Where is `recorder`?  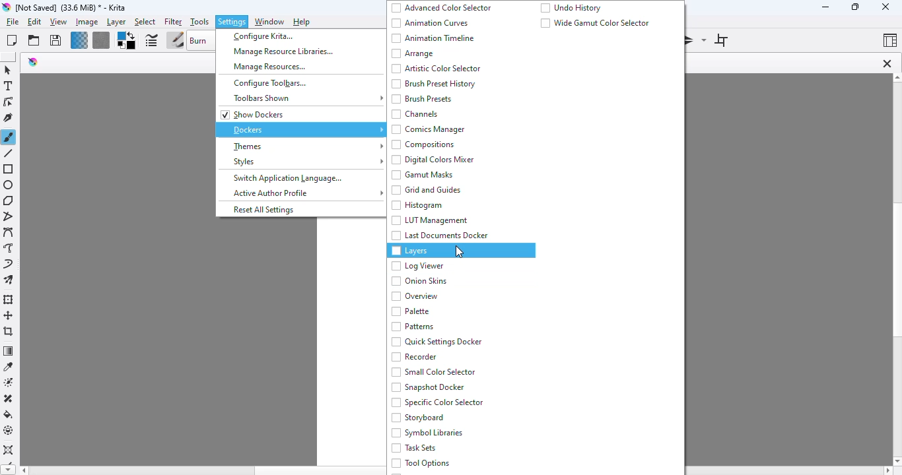 recorder is located at coordinates (415, 357).